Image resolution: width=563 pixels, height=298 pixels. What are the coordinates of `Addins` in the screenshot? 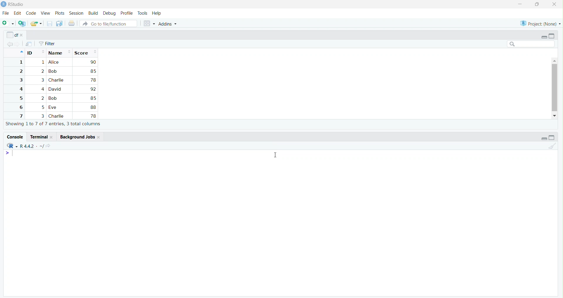 It's located at (168, 24).